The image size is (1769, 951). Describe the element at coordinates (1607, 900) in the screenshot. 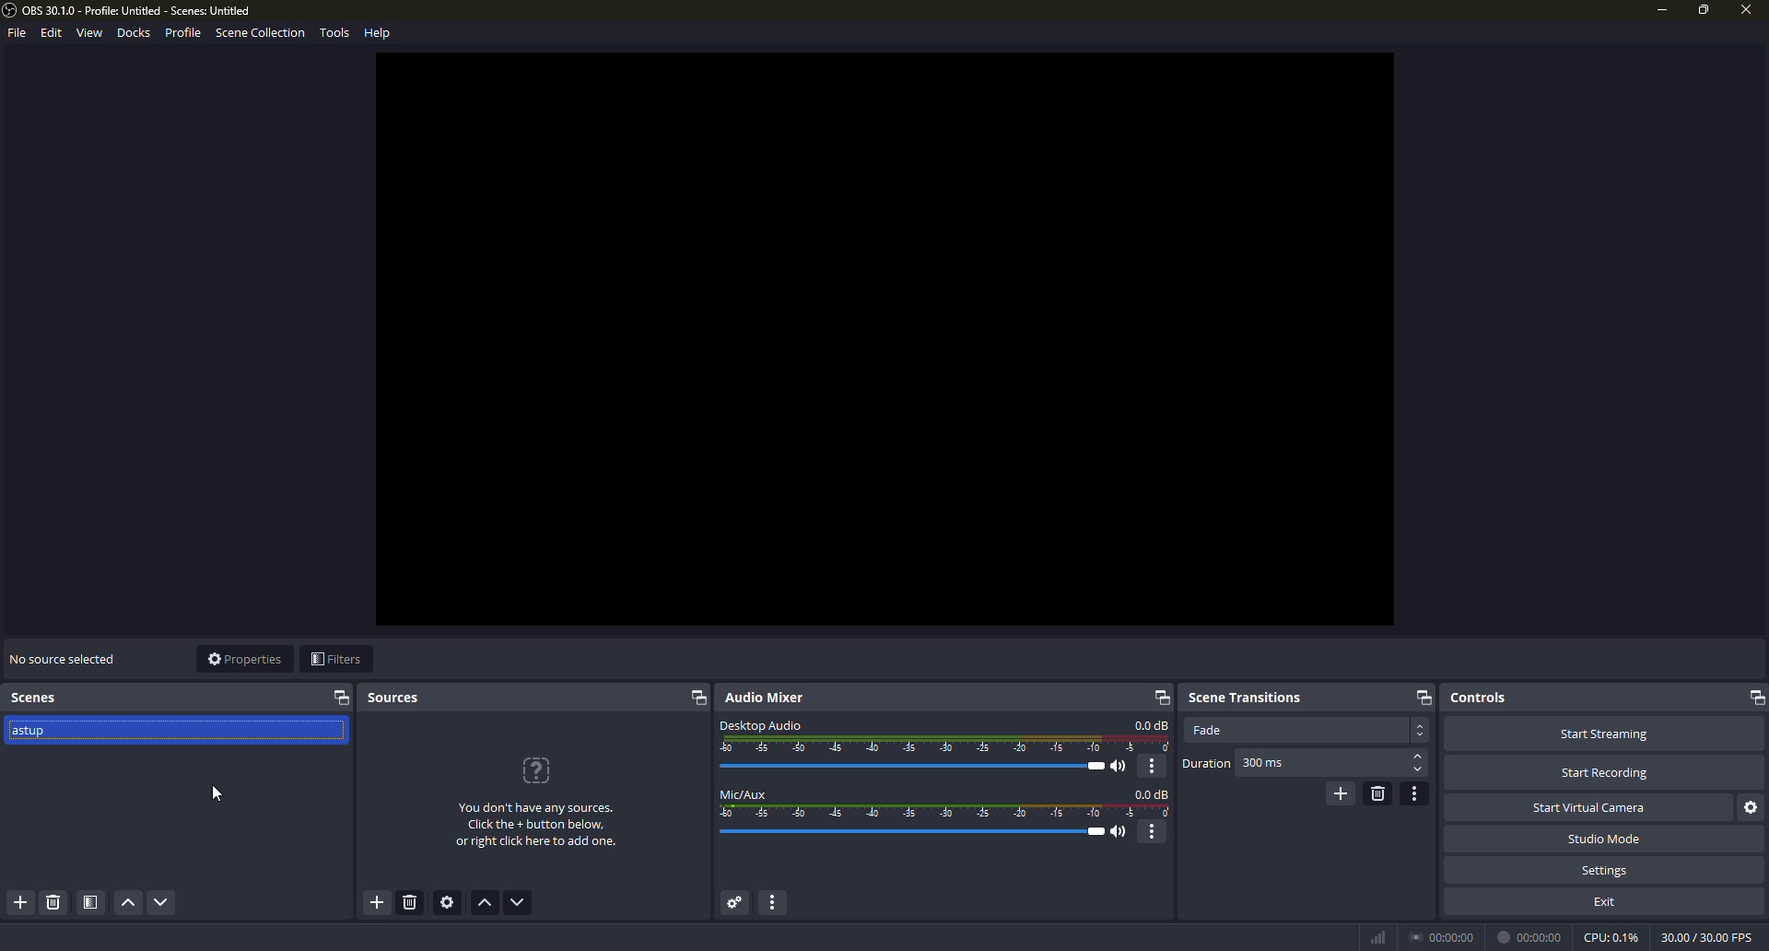

I see `exit` at that location.